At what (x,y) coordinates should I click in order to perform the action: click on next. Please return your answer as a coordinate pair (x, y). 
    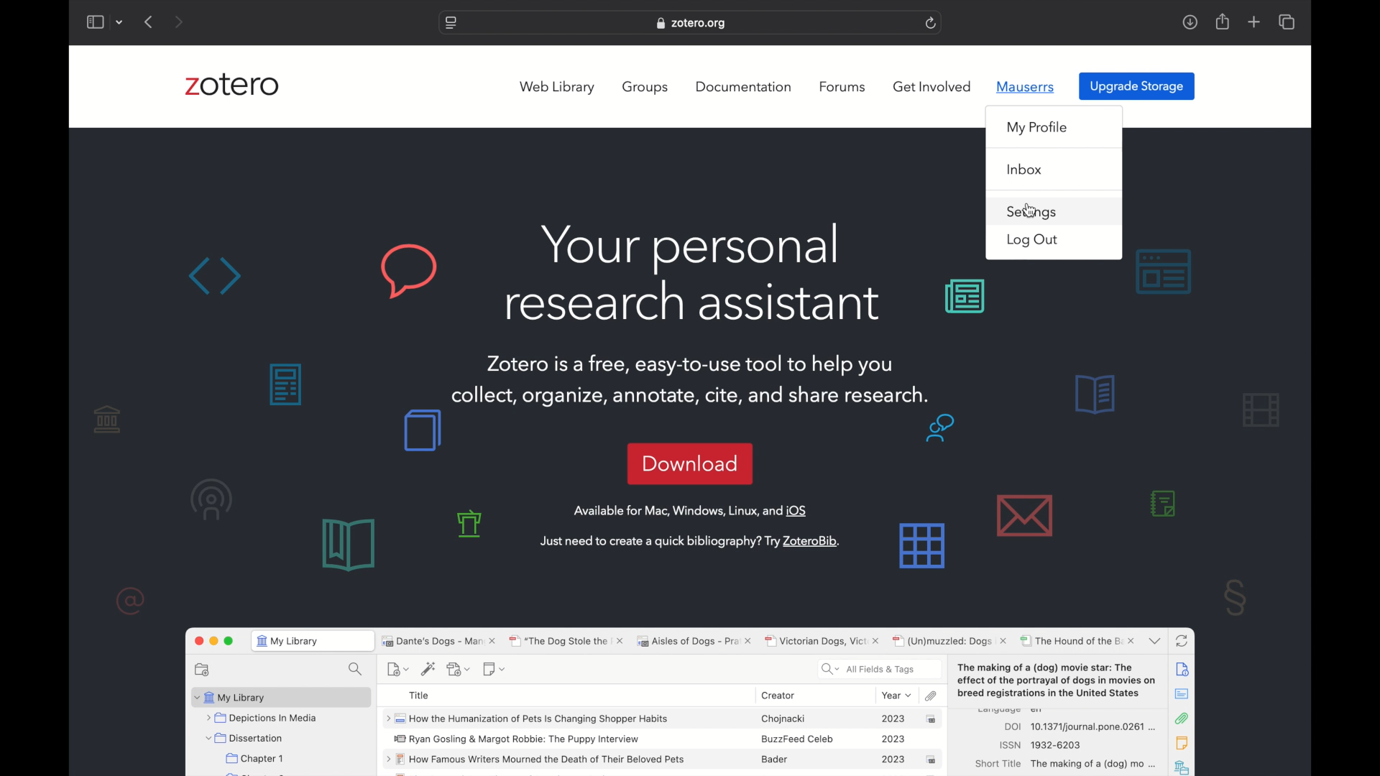
    Looking at the image, I should click on (180, 22).